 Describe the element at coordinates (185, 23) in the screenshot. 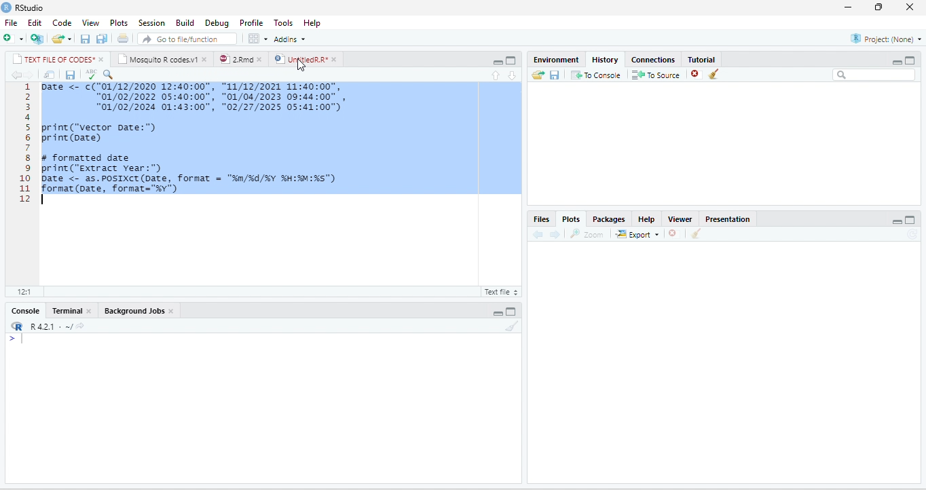

I see `Build` at that location.